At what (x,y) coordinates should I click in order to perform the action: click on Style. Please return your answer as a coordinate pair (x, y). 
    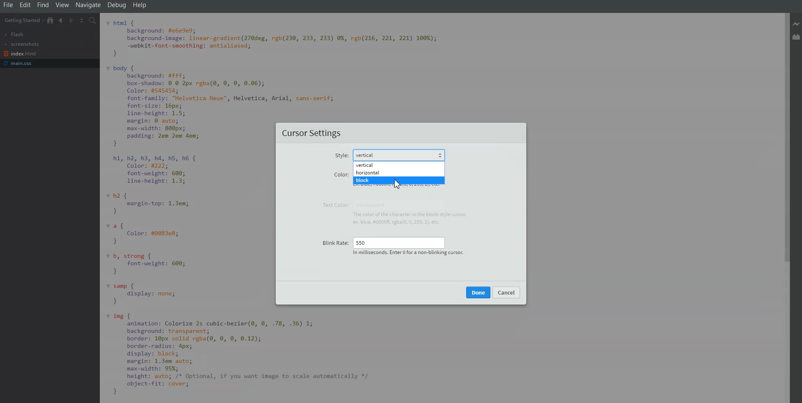
    Looking at the image, I should click on (341, 156).